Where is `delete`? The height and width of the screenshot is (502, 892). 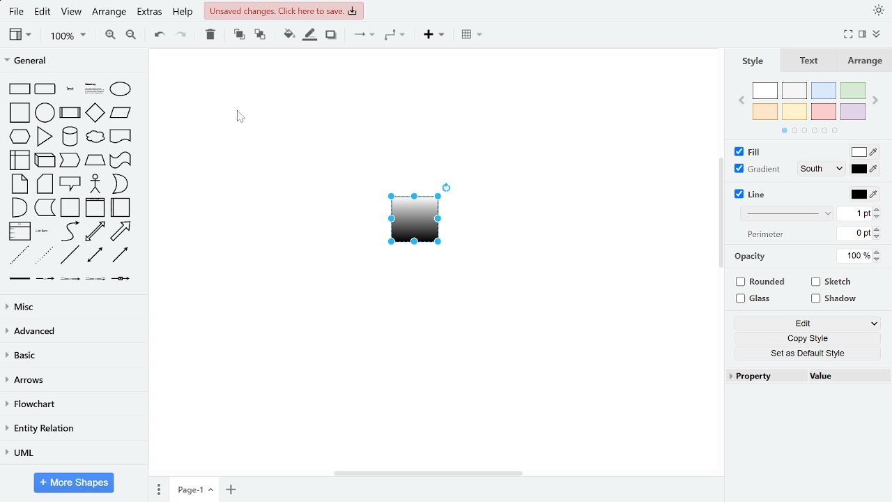
delete is located at coordinates (210, 36).